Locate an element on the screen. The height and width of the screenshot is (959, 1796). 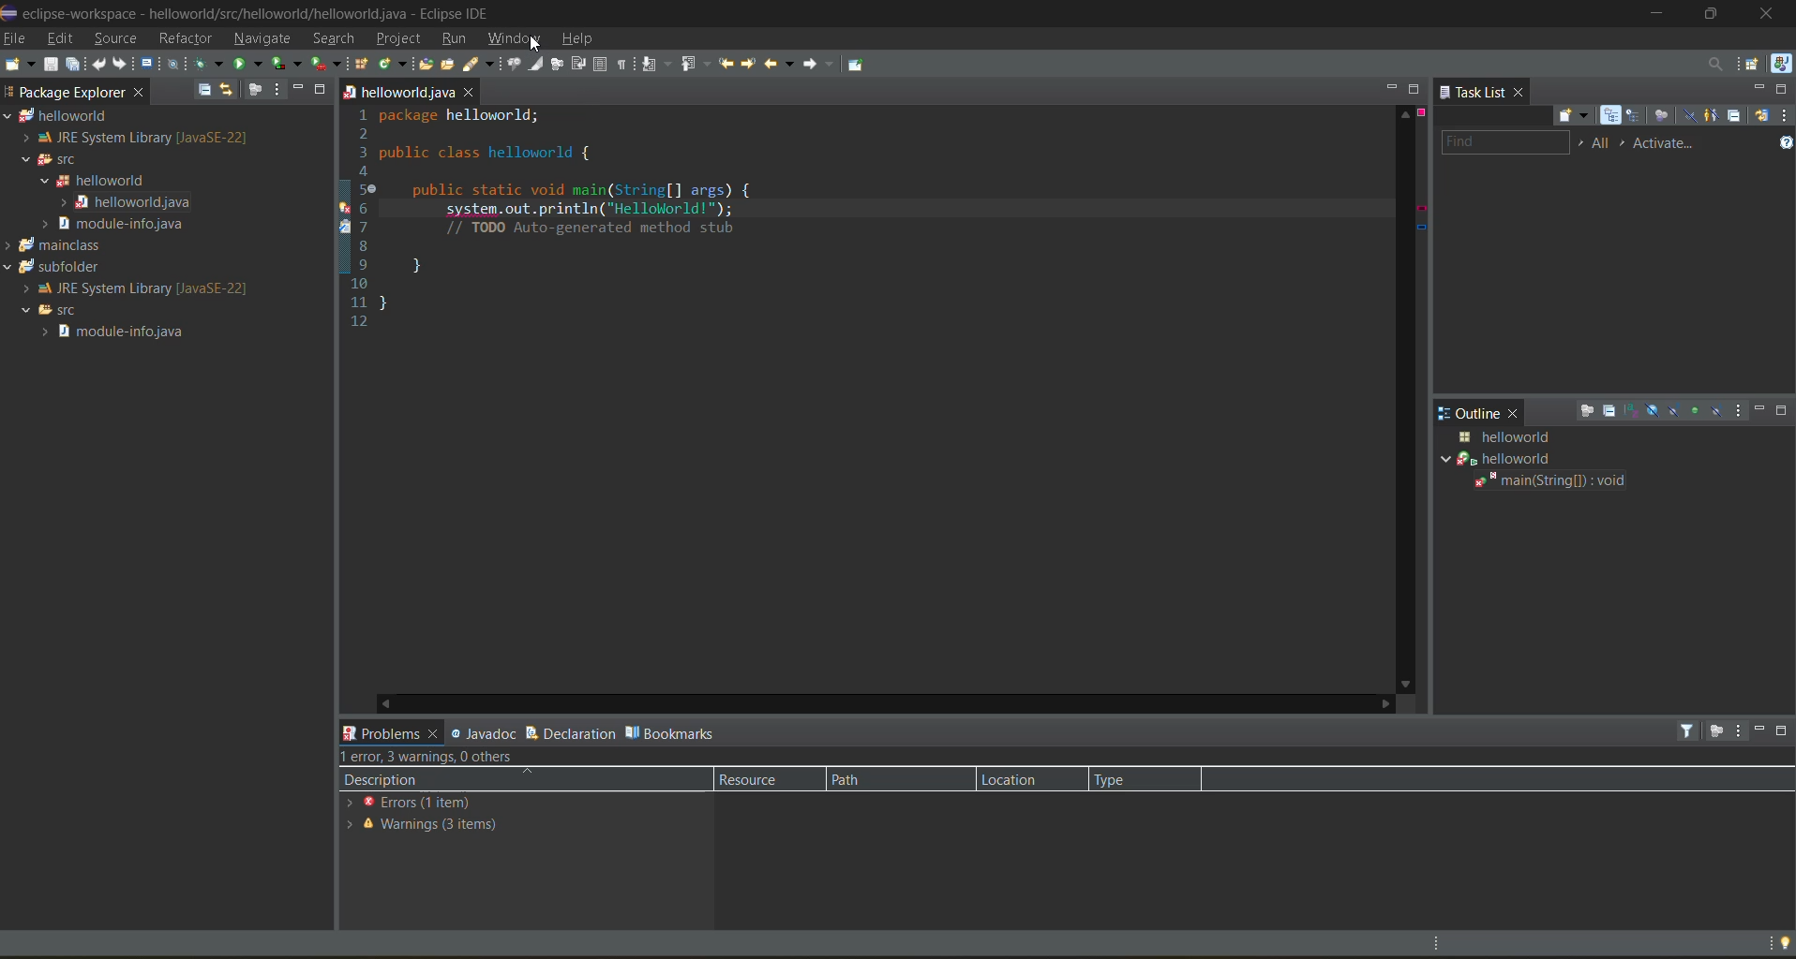
task list is located at coordinates (1476, 92).